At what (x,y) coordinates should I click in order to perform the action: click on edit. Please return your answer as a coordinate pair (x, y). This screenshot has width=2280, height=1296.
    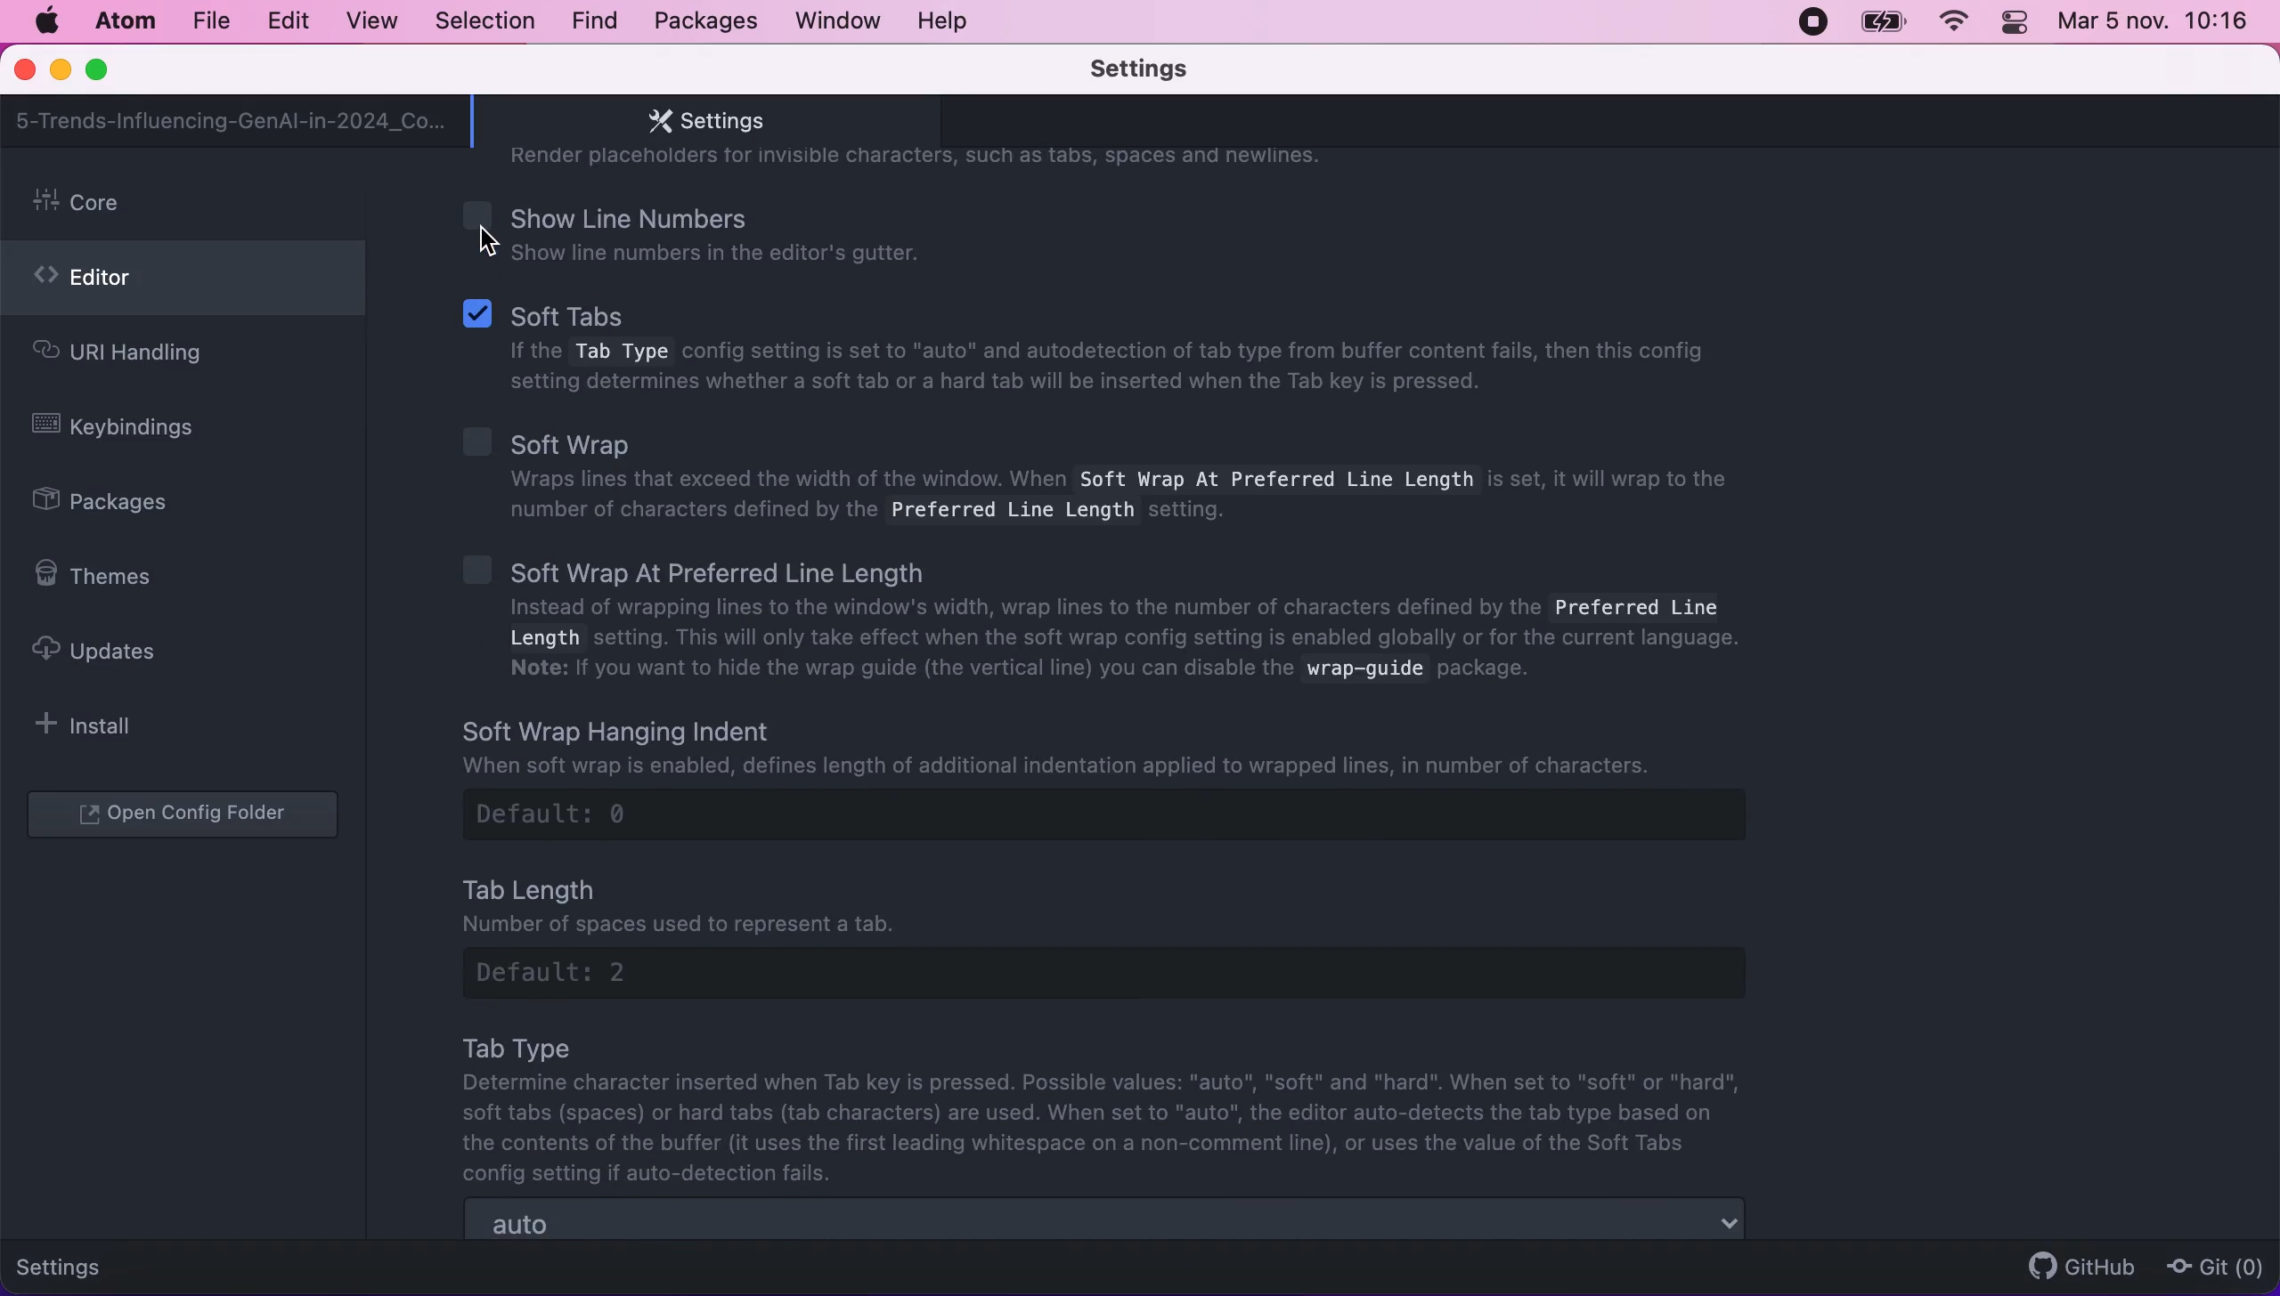
    Looking at the image, I should click on (287, 21).